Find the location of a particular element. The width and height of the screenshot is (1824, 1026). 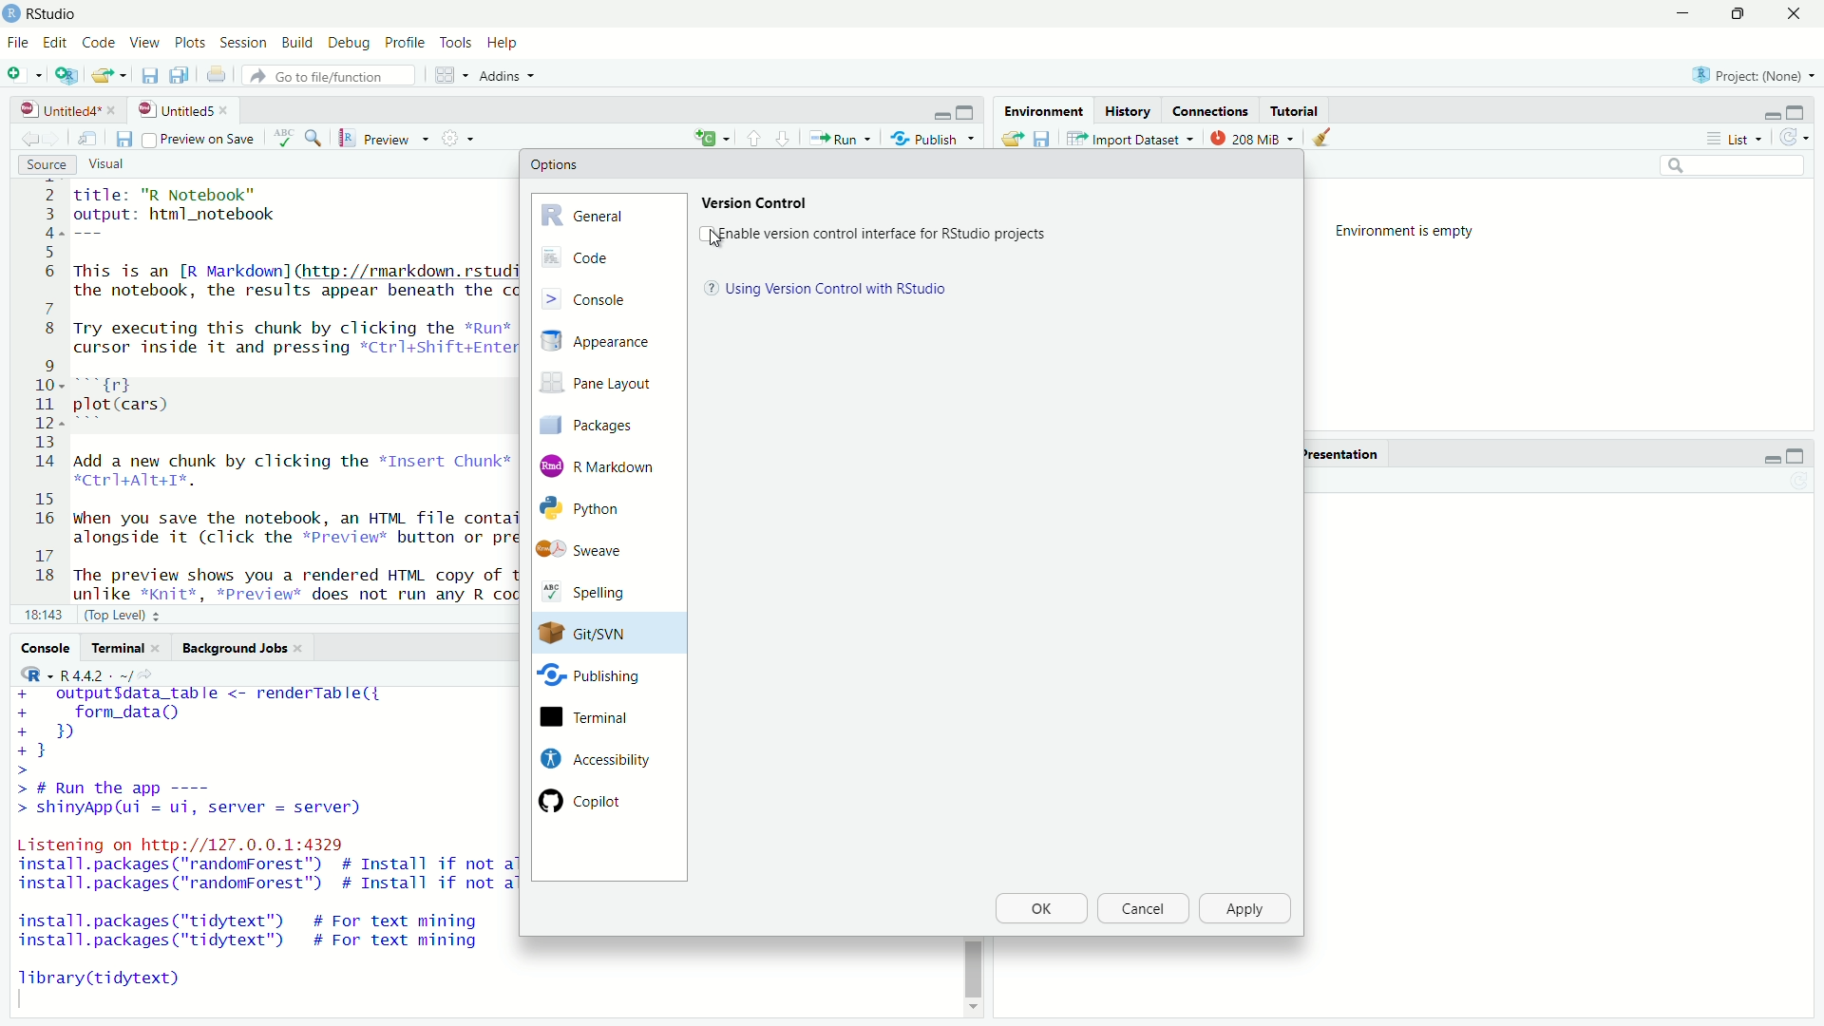

Addins is located at coordinates (511, 76).